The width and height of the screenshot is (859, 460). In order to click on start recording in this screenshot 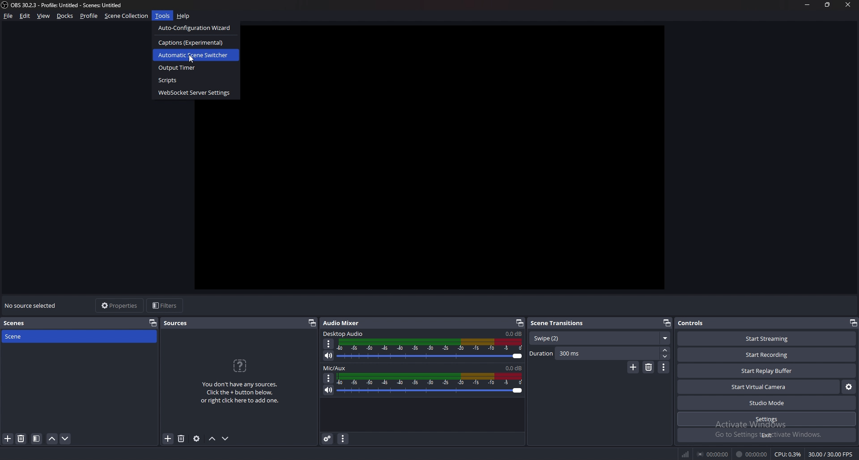, I will do `click(766, 355)`.